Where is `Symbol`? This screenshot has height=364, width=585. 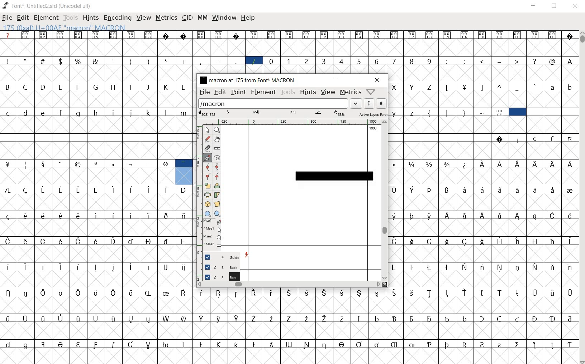
Symbol is located at coordinates (26, 191).